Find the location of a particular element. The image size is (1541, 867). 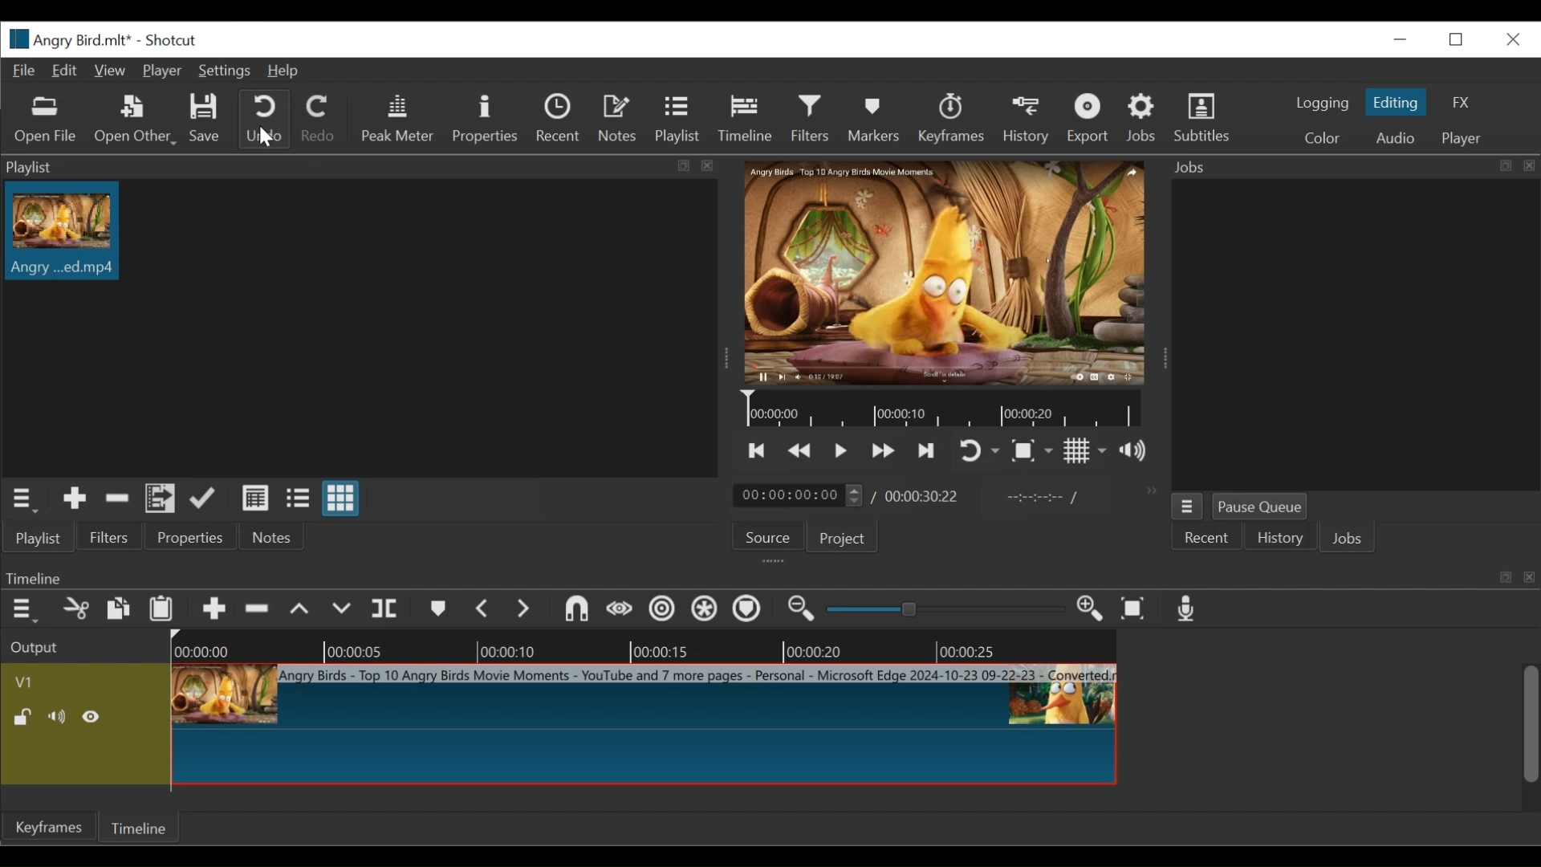

Recent is located at coordinates (559, 118).